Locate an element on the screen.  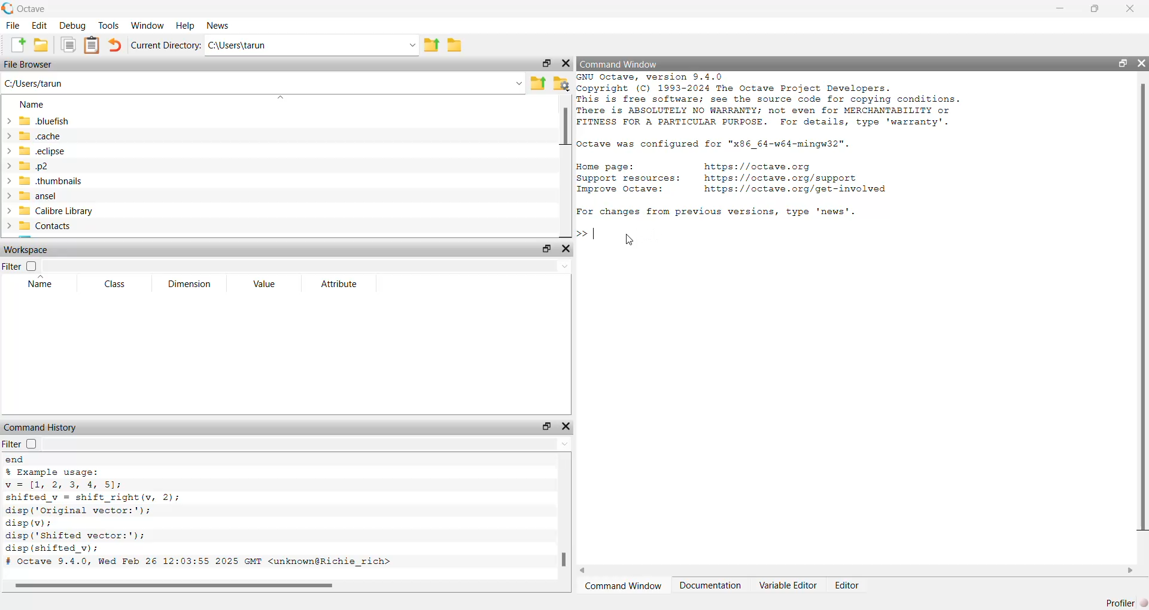
prompt cursor is located at coordinates (580, 231).